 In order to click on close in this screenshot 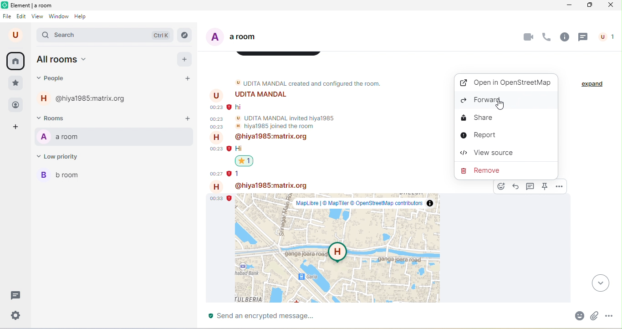, I will do `click(612, 5)`.